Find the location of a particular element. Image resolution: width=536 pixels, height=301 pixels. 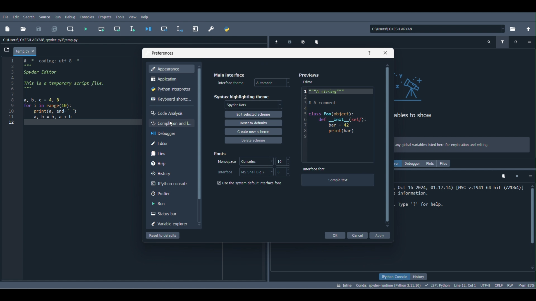

Tools is located at coordinates (120, 16).